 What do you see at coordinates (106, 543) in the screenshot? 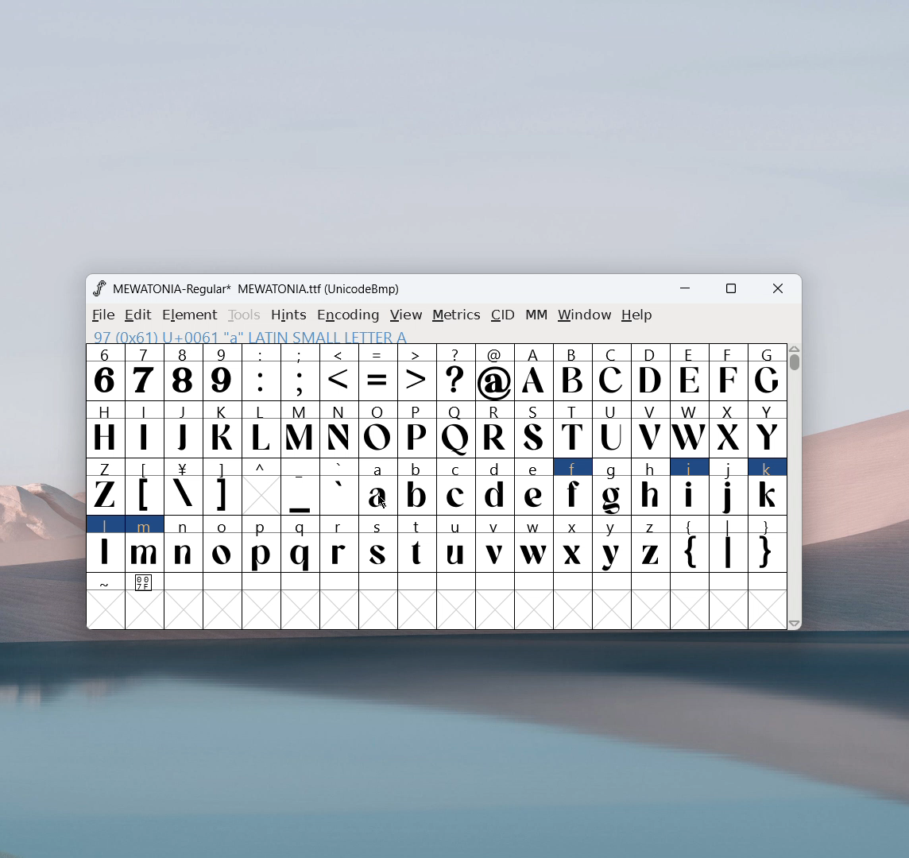
I see `l` at bounding box center [106, 543].